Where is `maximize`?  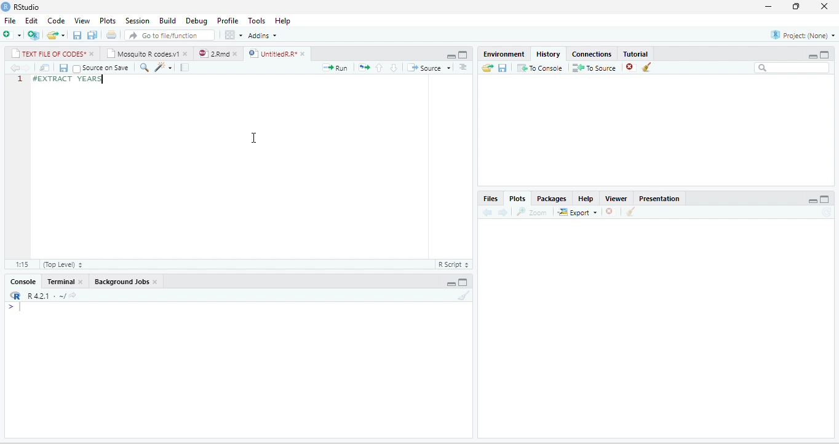
maximize is located at coordinates (463, 282).